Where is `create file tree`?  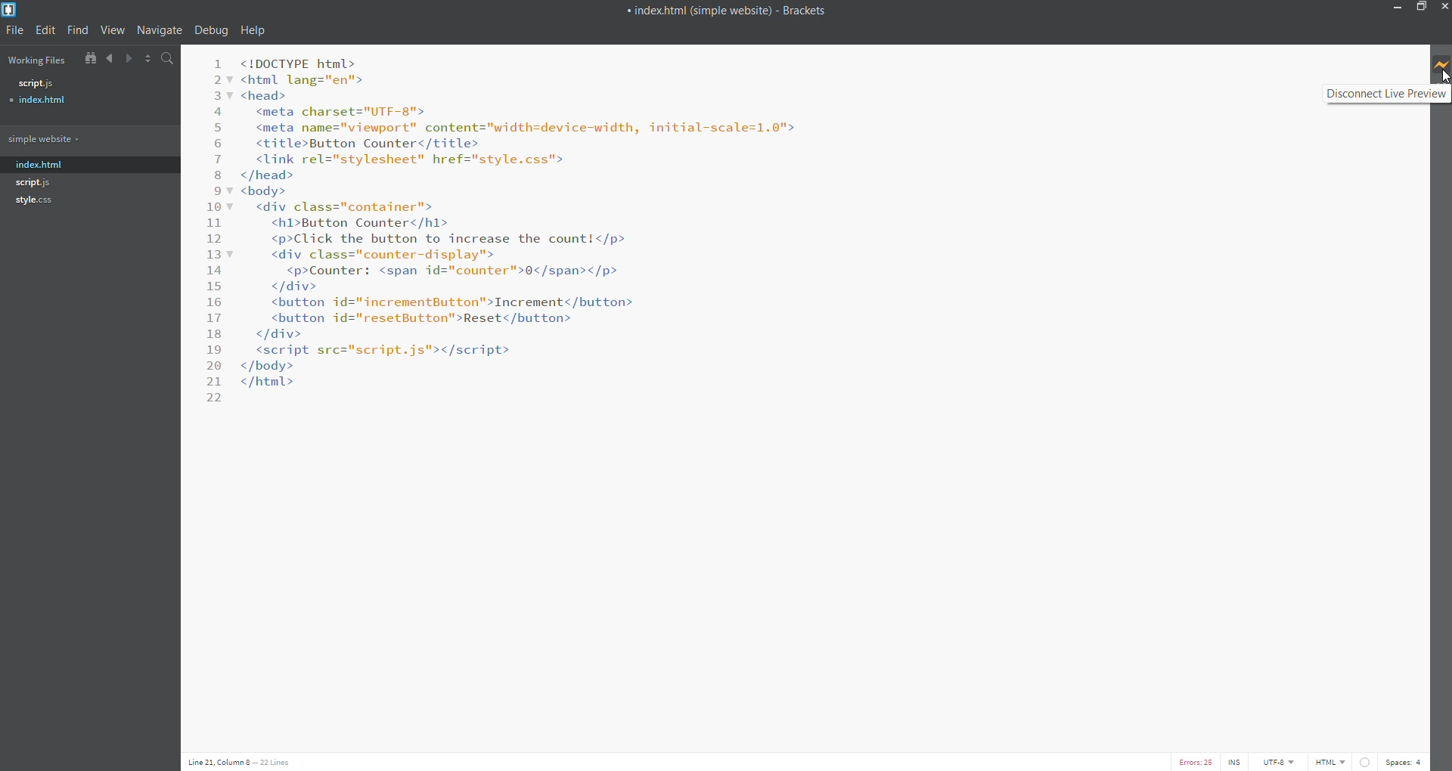 create file tree is located at coordinates (89, 58).